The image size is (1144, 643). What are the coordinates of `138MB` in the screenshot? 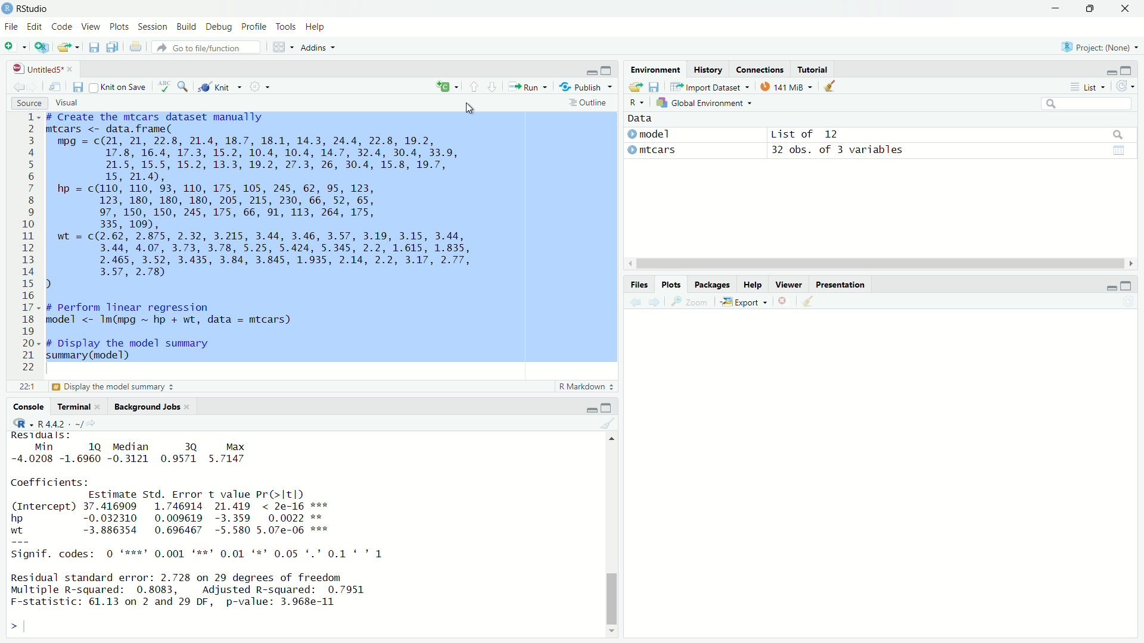 It's located at (789, 88).